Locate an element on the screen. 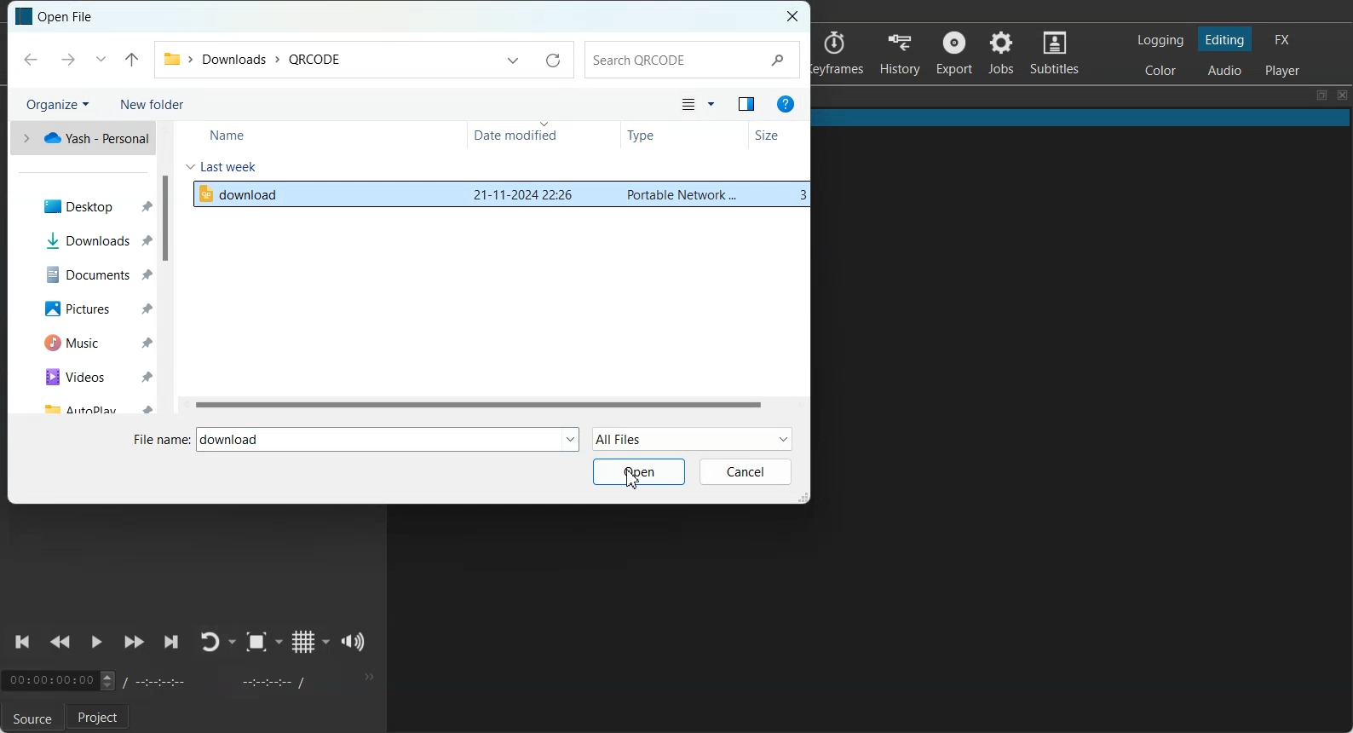 The width and height of the screenshot is (1353, 733). Search Bar is located at coordinates (695, 59).